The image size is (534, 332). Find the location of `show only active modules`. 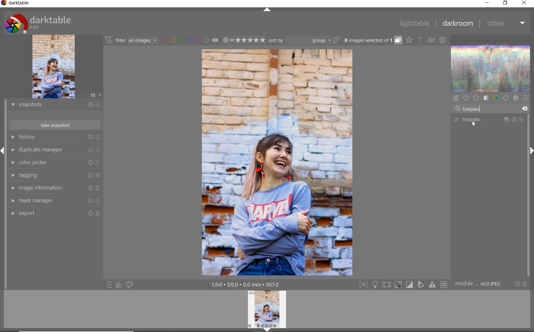

show only active modules is located at coordinates (466, 98).